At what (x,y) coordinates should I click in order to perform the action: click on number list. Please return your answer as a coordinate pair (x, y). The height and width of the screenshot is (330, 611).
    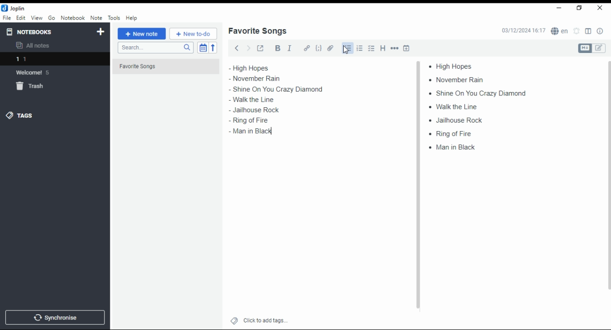
    Looking at the image, I should click on (360, 48).